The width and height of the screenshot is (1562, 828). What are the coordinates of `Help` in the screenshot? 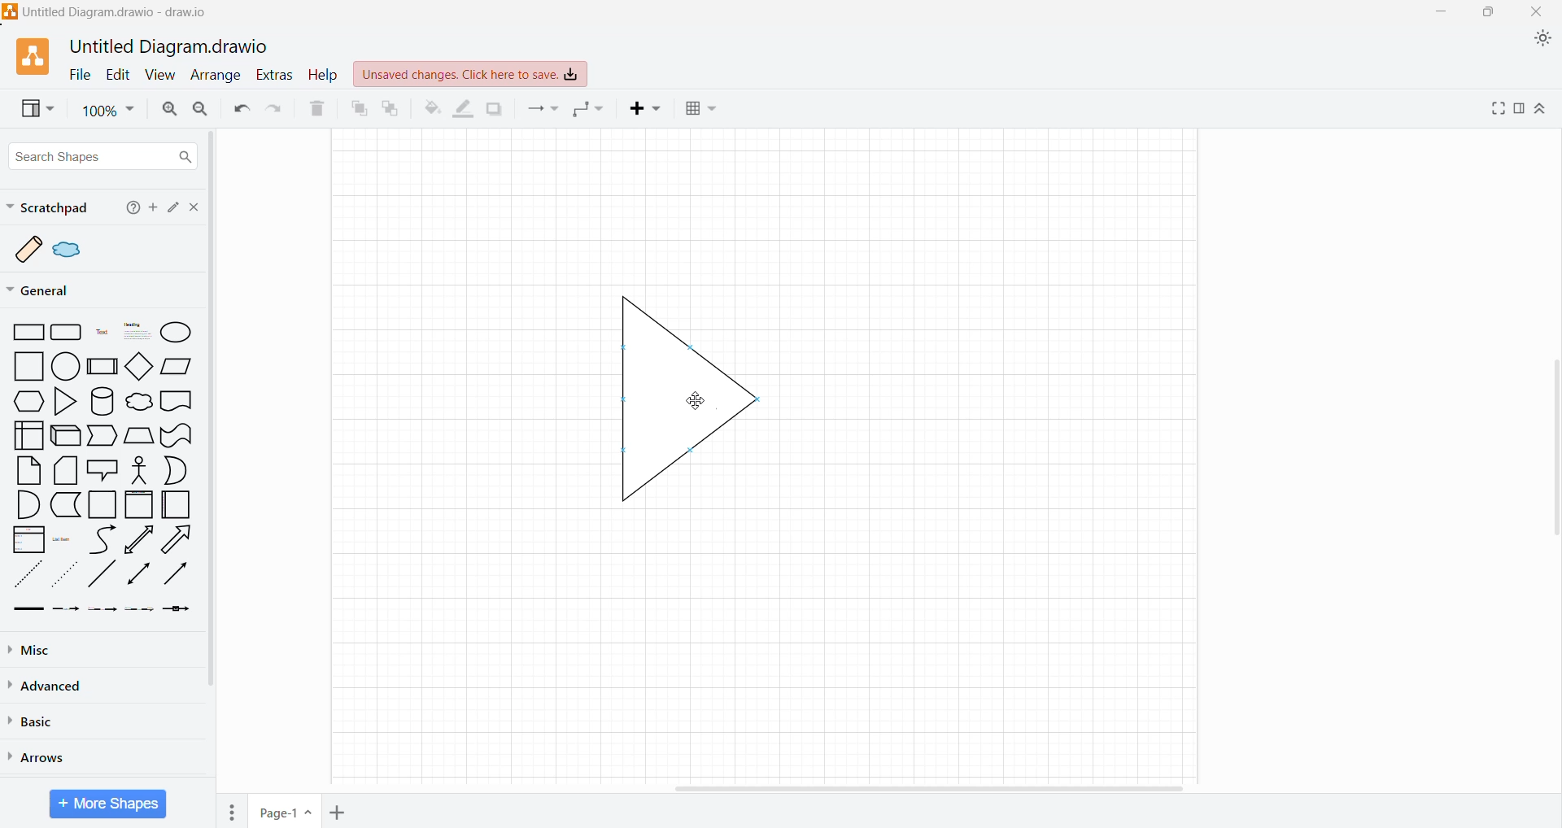 It's located at (325, 75).